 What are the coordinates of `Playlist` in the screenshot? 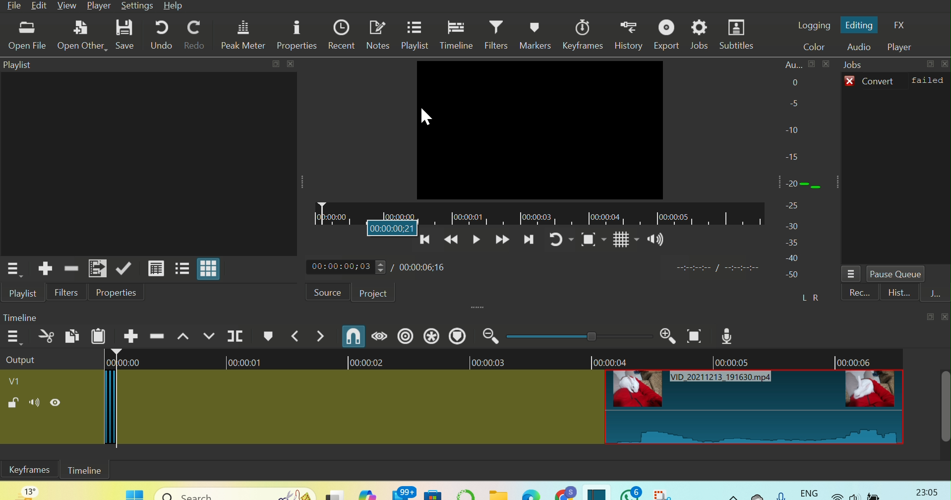 It's located at (24, 291).